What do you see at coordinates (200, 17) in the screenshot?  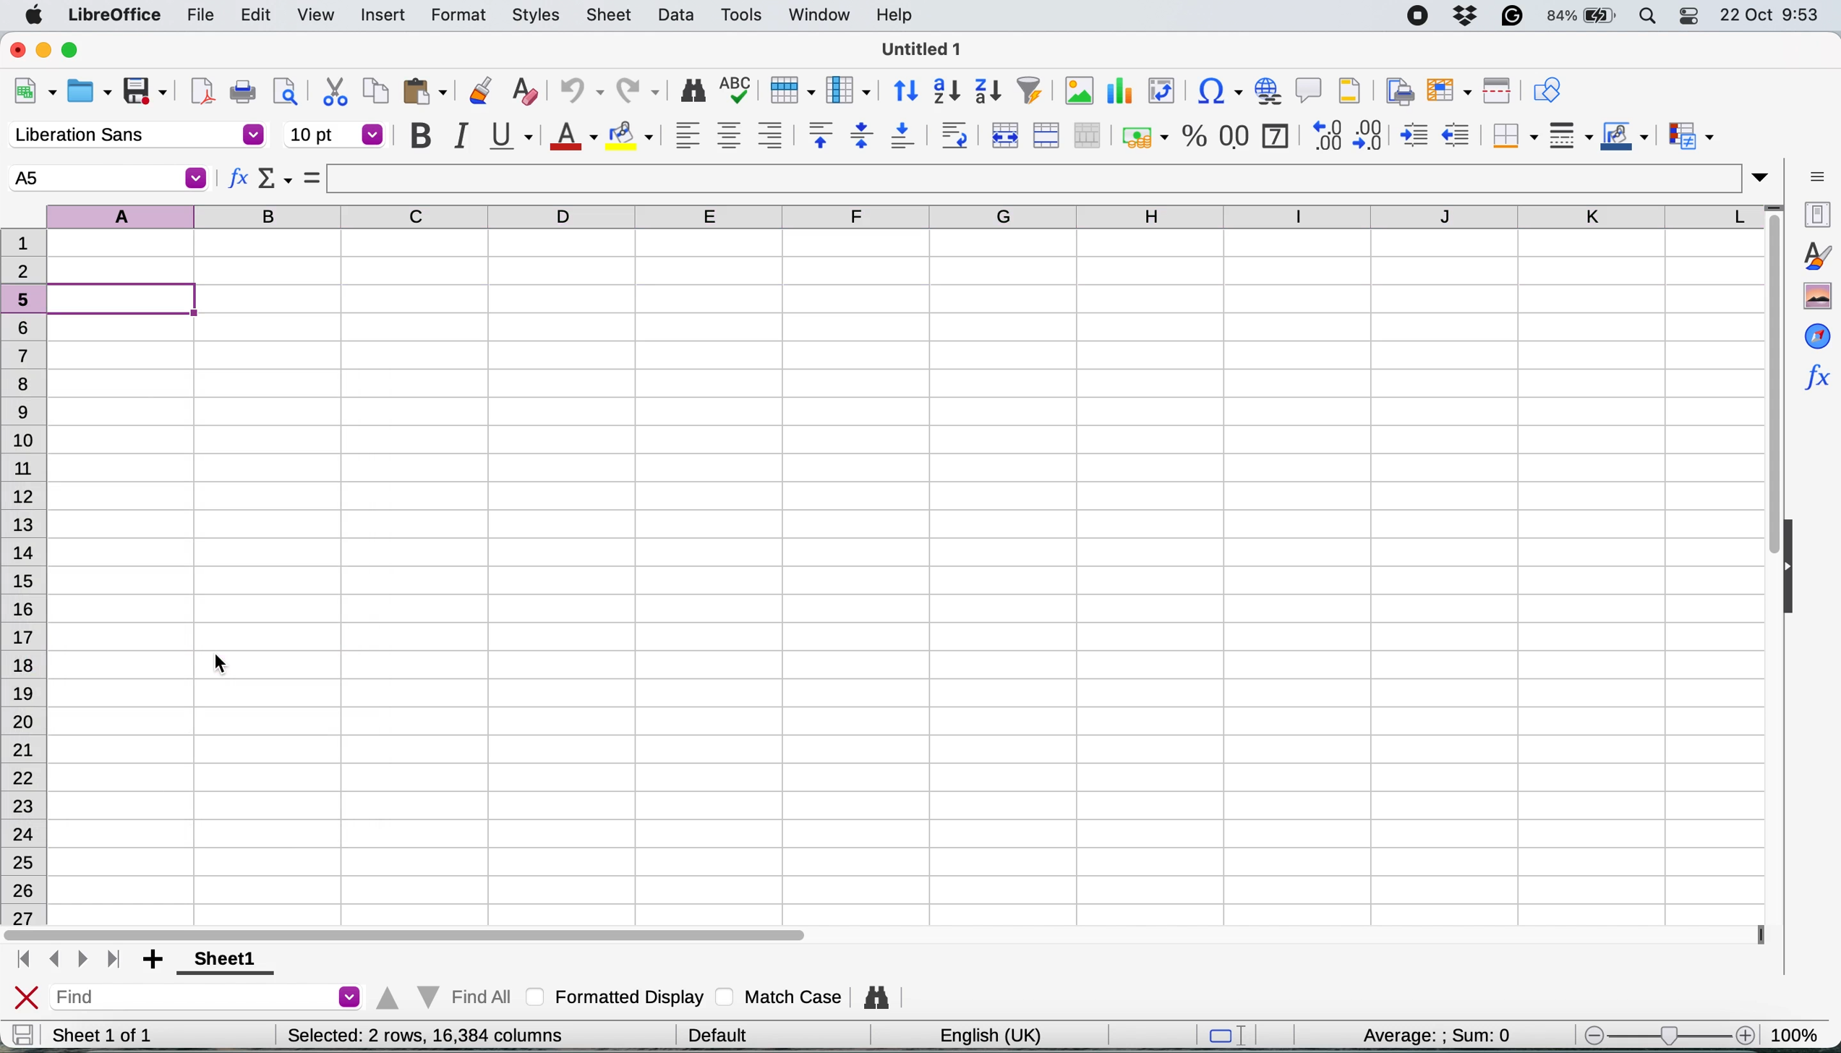 I see `file` at bounding box center [200, 17].